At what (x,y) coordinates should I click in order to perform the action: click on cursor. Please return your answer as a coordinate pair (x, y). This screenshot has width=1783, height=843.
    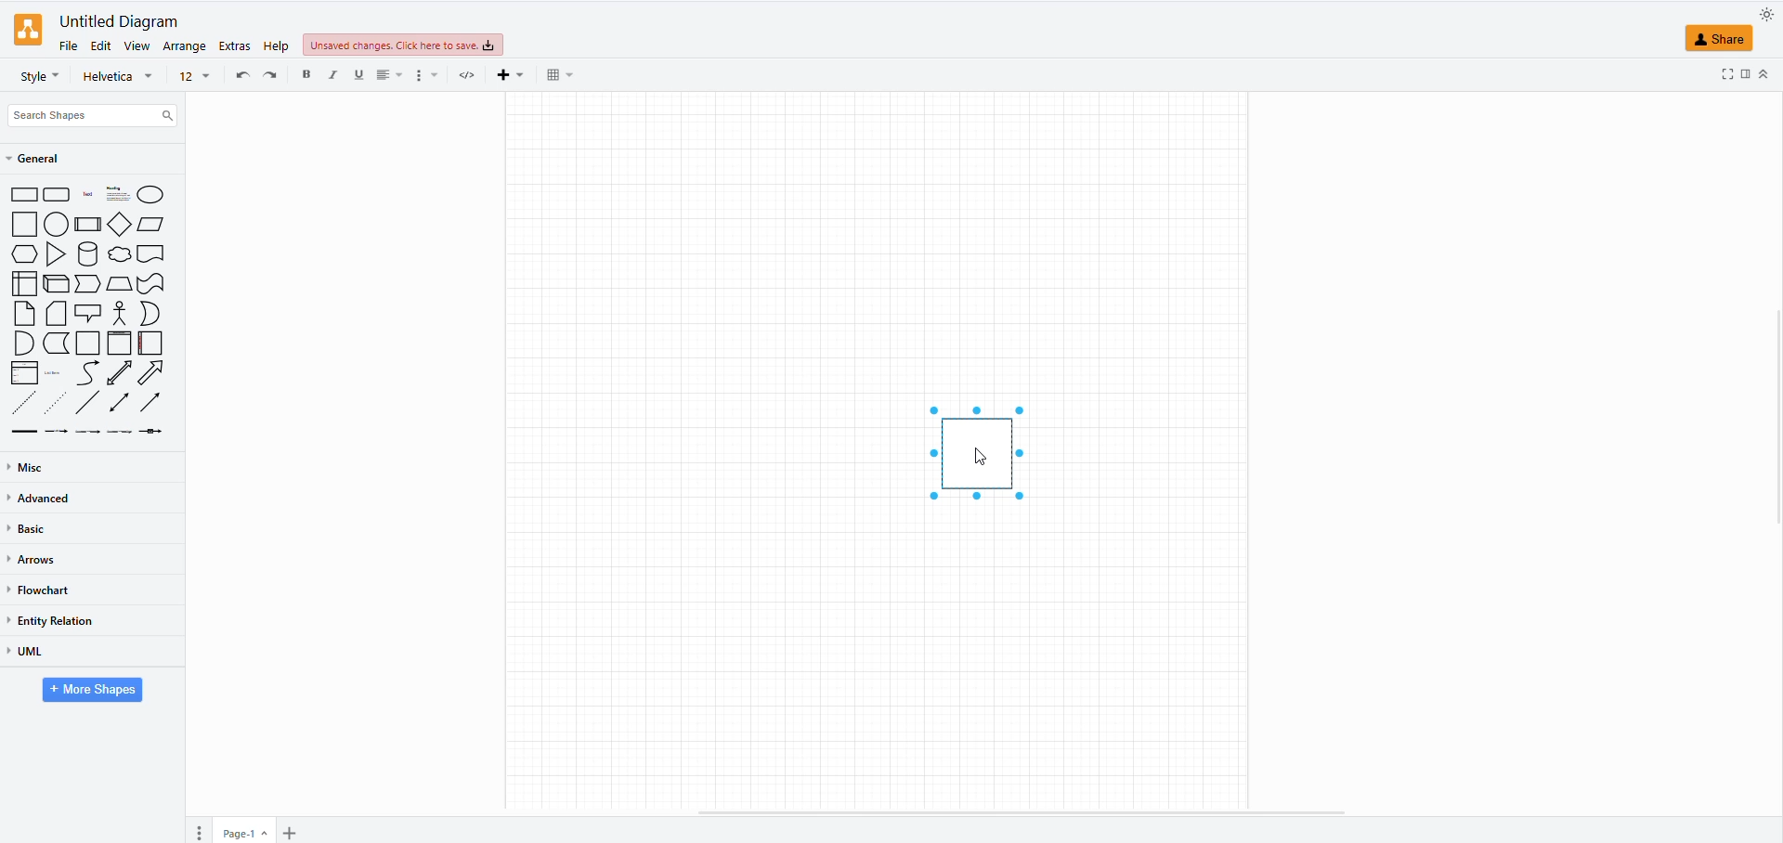
    Looking at the image, I should click on (984, 460).